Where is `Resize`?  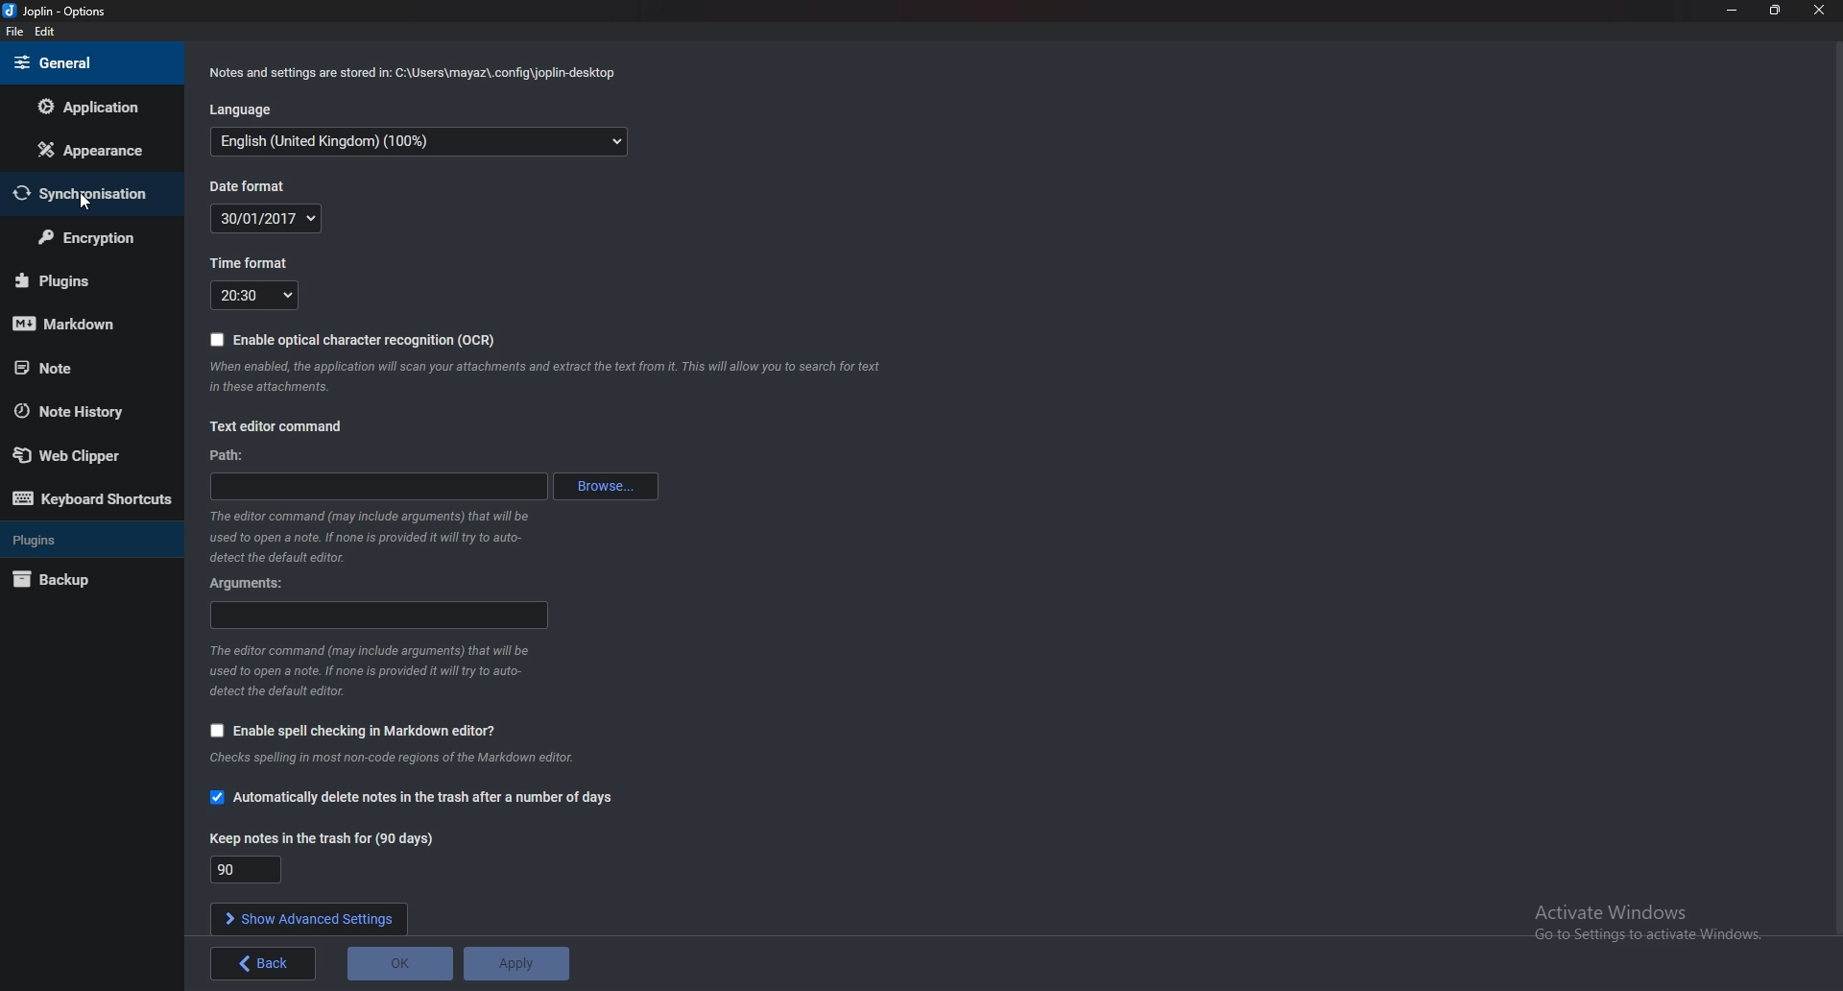 Resize is located at coordinates (1778, 11).